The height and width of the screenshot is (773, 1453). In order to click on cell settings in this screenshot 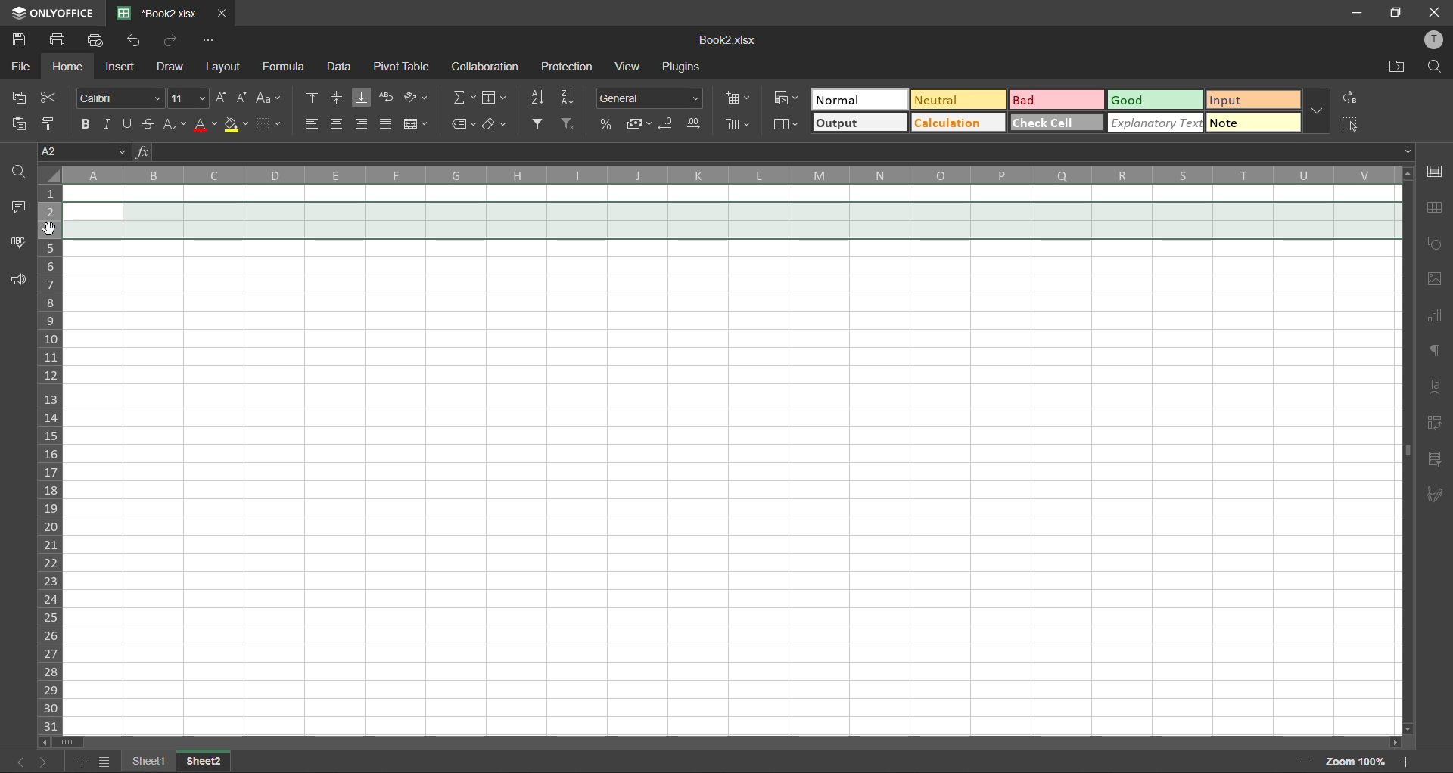, I will do `click(1434, 172)`.